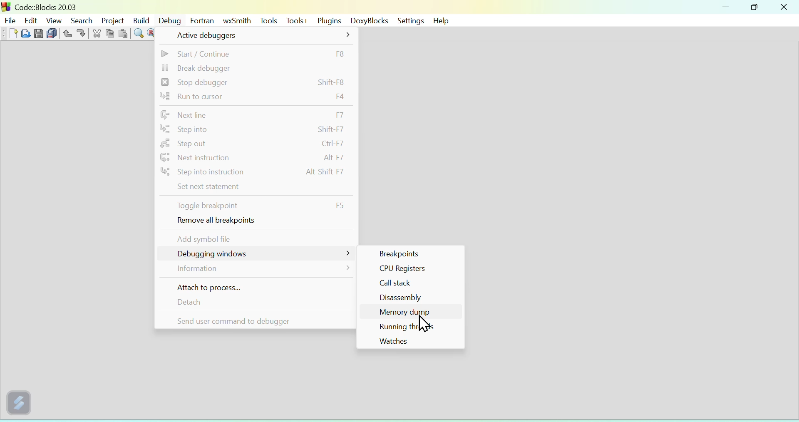 This screenshot has width=799, height=422. Describe the element at coordinates (268, 20) in the screenshot. I see `Tools` at that location.